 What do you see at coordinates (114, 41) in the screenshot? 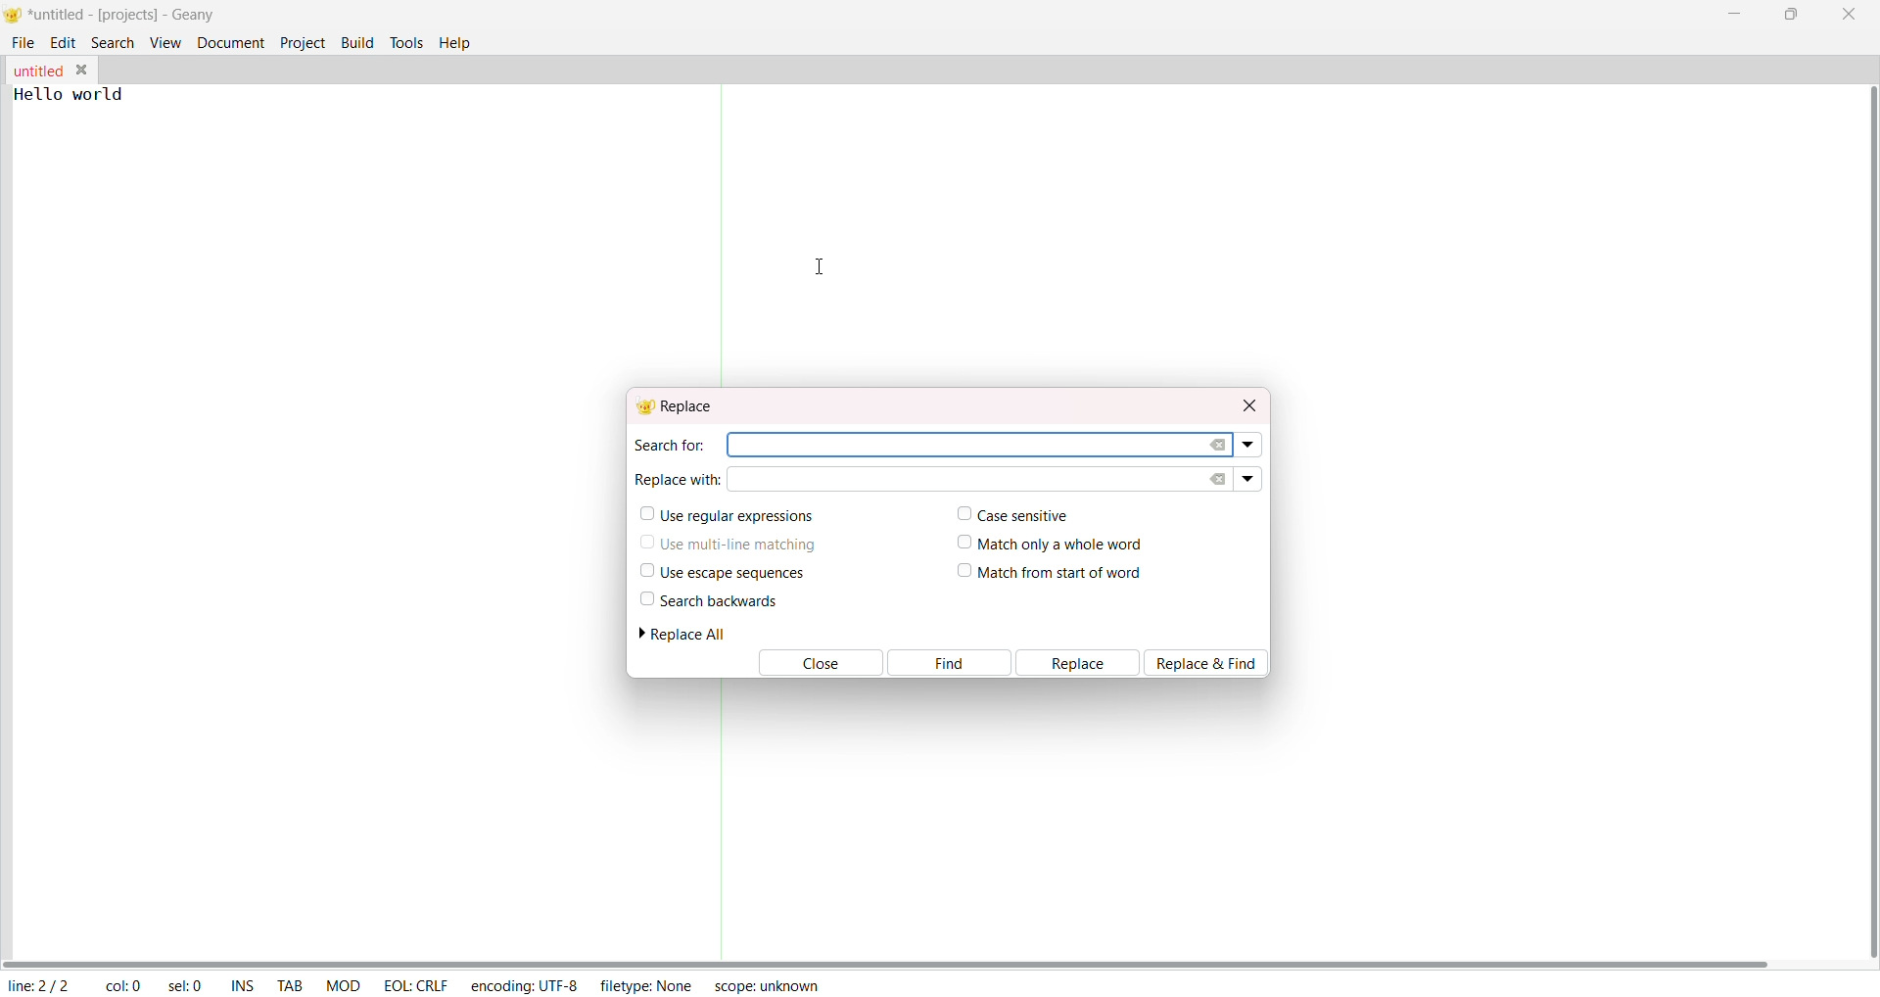
I see `search` at bounding box center [114, 41].